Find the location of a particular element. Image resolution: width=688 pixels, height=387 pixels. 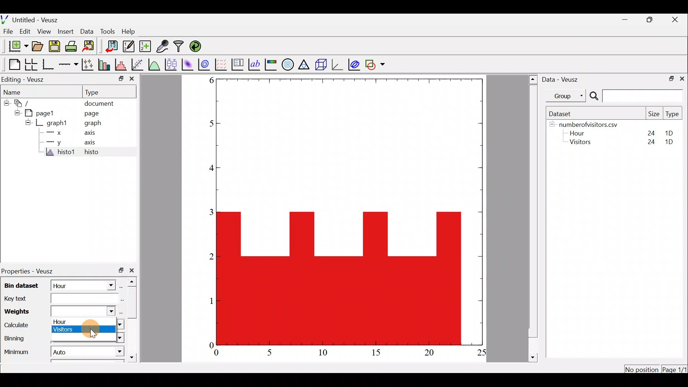

Page1/1 is located at coordinates (674, 369).